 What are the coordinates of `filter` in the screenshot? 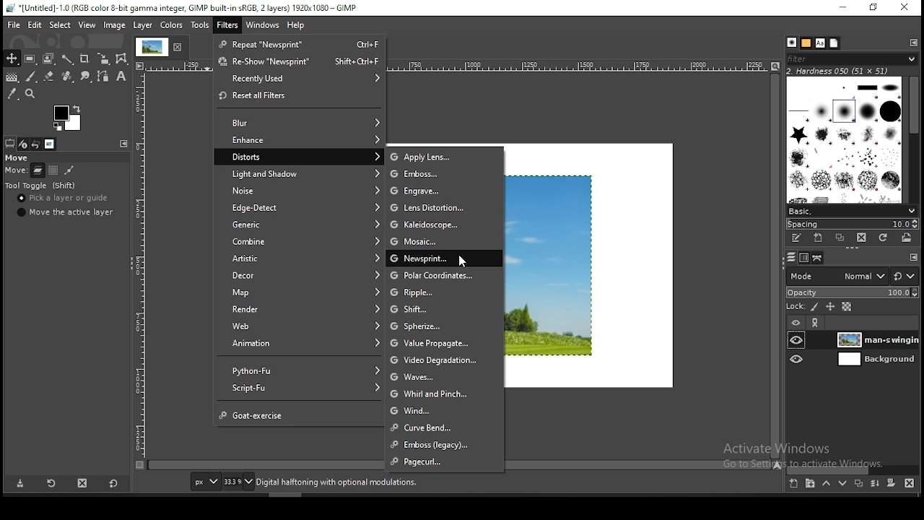 It's located at (227, 24).